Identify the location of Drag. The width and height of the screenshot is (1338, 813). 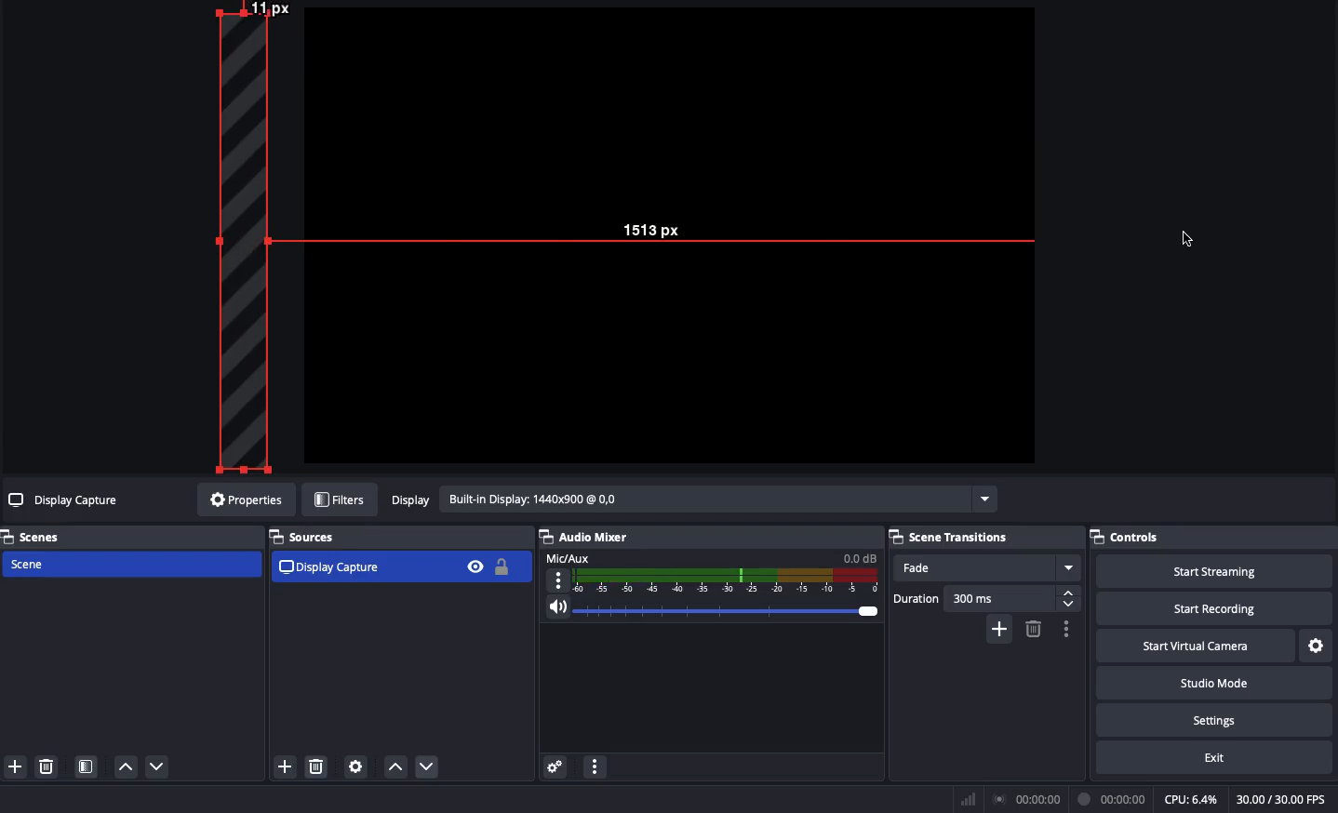
(251, 236).